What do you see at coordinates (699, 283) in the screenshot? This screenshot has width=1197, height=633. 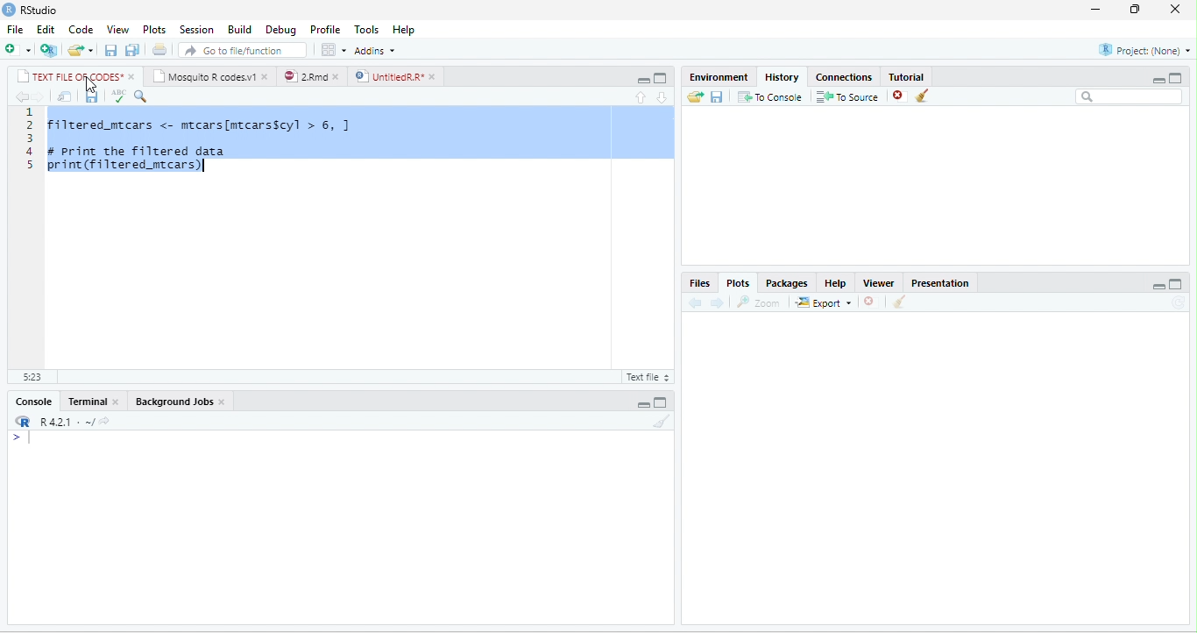 I see `Files` at bounding box center [699, 283].